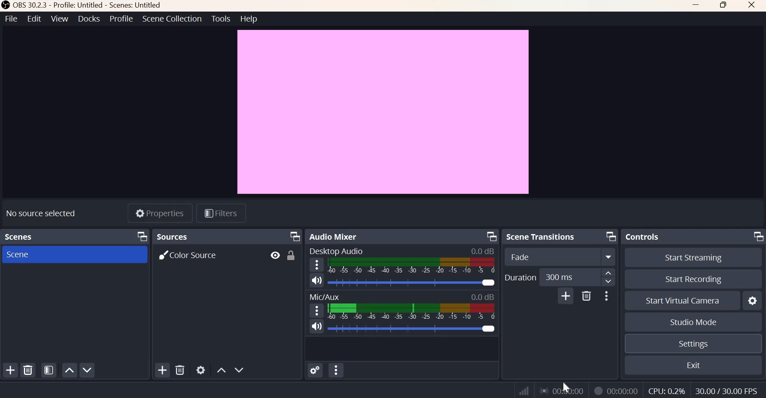 Image resolution: width=766 pixels, height=398 pixels. Describe the element at coordinates (488, 283) in the screenshot. I see `Audio Slider` at that location.